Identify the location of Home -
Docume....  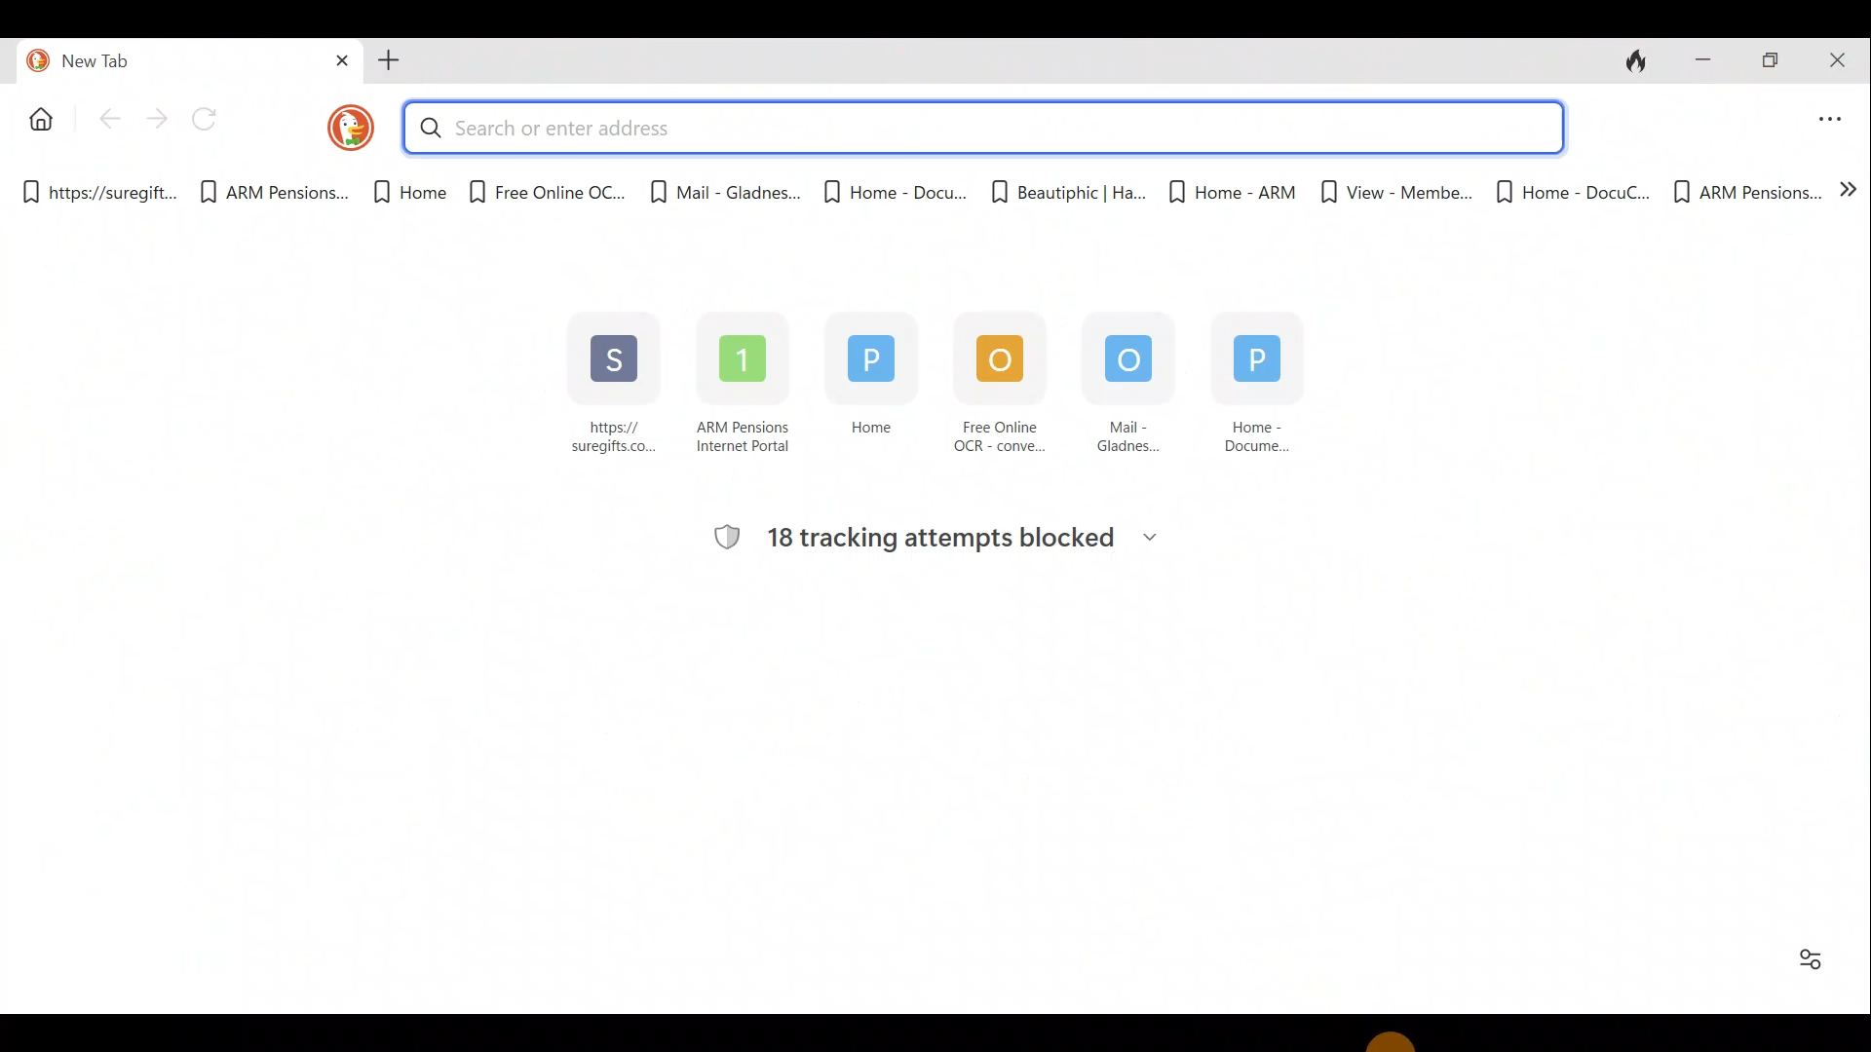
(1269, 395).